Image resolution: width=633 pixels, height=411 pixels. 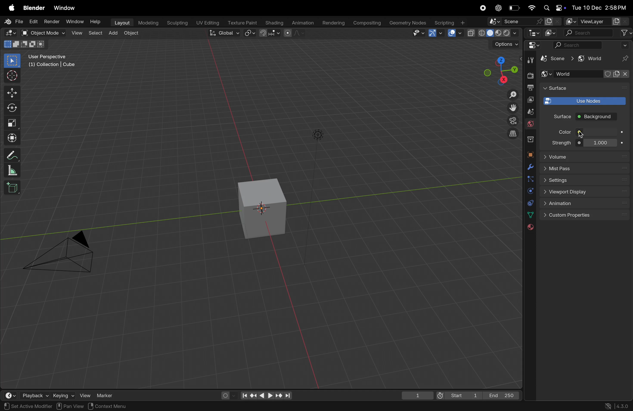 What do you see at coordinates (34, 395) in the screenshot?
I see `` at bounding box center [34, 395].